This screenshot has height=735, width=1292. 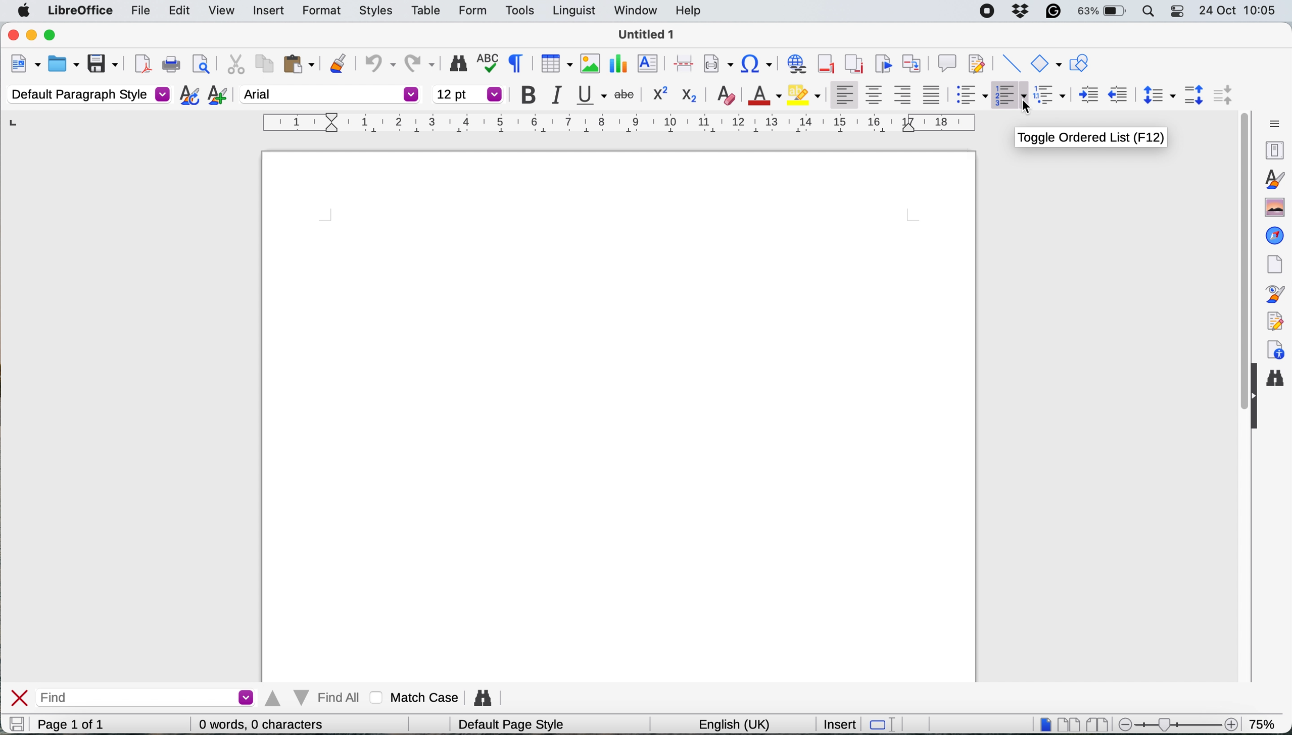 I want to click on single page view, so click(x=1045, y=723).